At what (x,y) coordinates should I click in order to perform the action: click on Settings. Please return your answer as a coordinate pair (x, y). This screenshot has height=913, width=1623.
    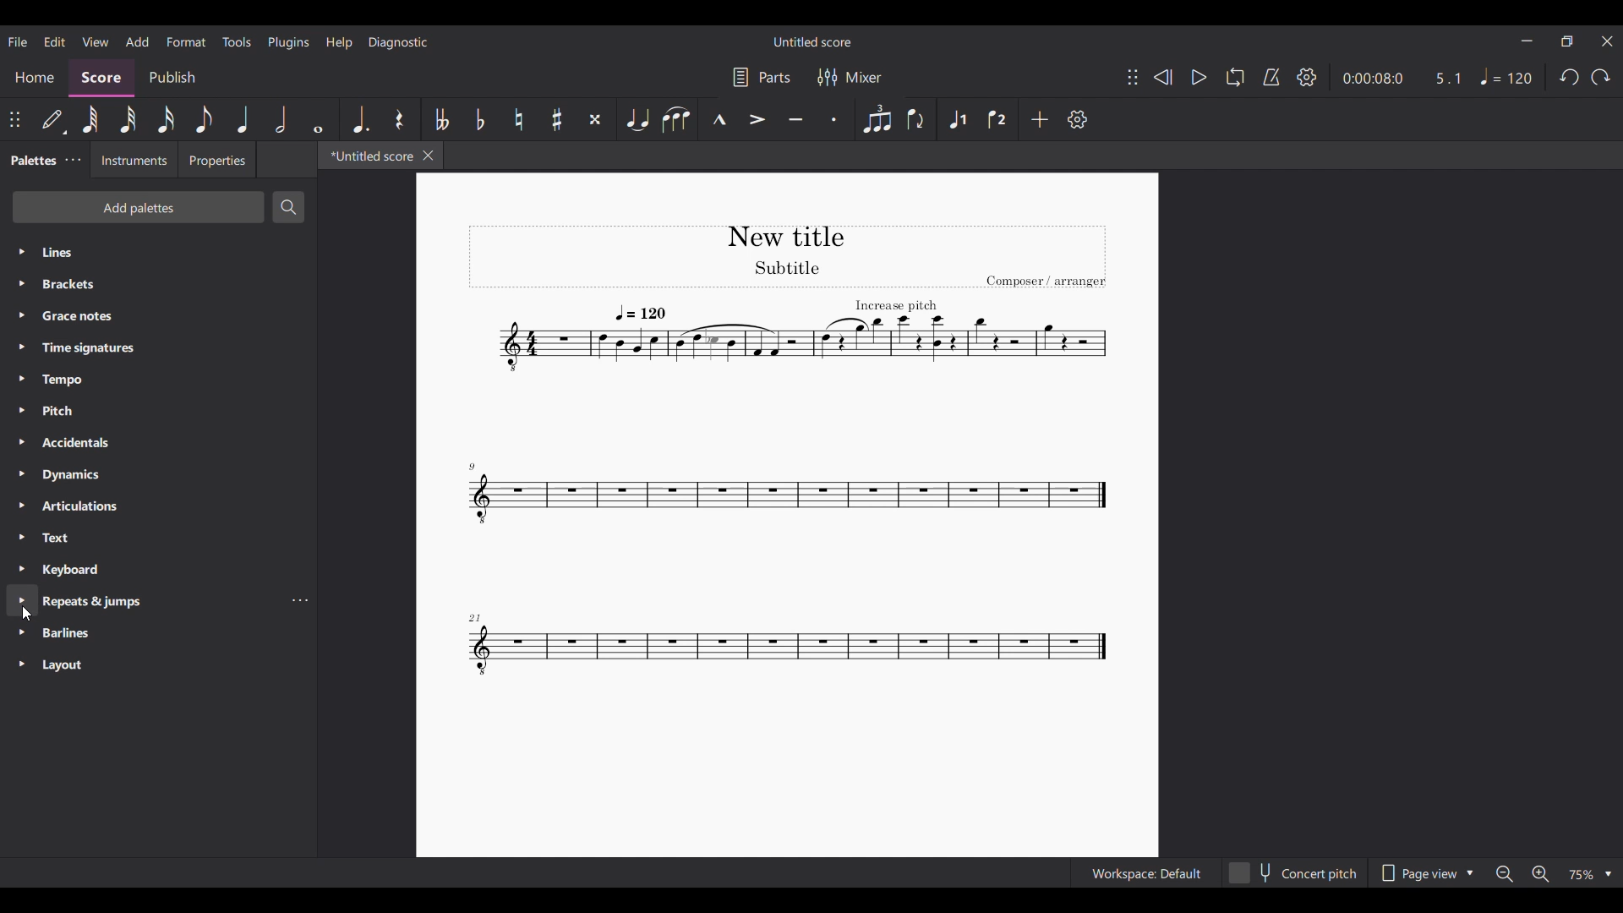
    Looking at the image, I should click on (1078, 119).